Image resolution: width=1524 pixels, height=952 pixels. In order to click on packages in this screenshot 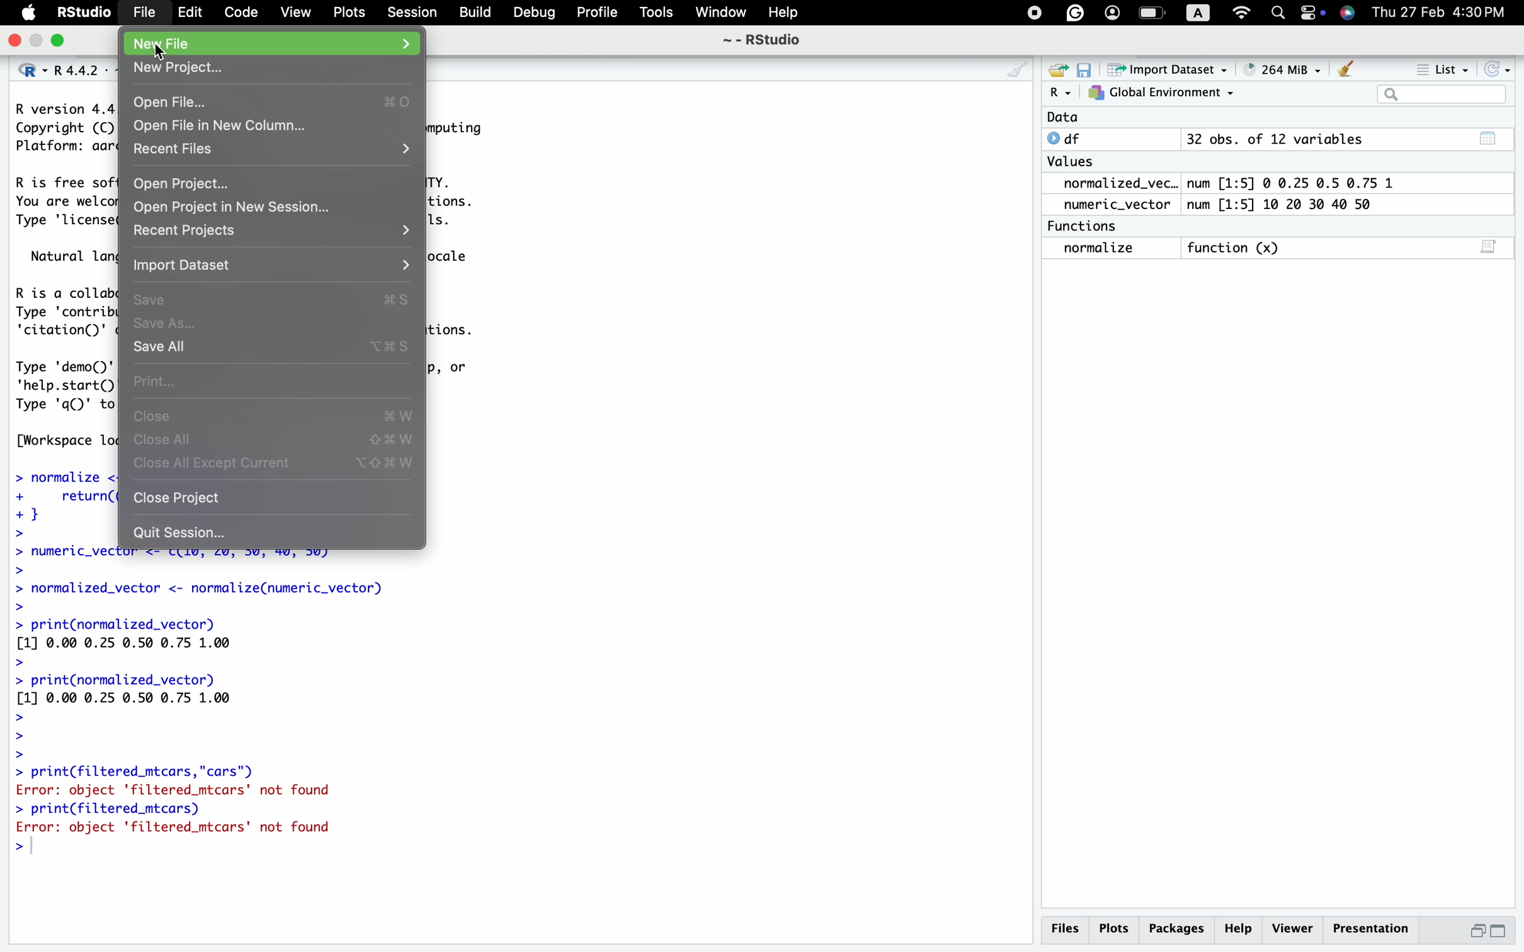, I will do `click(1176, 930)`.